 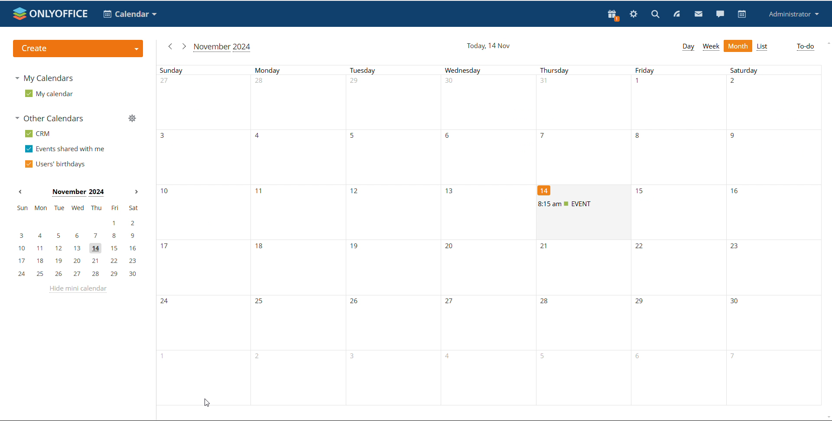 What do you see at coordinates (75, 223) in the screenshot?
I see `1, 2` at bounding box center [75, 223].